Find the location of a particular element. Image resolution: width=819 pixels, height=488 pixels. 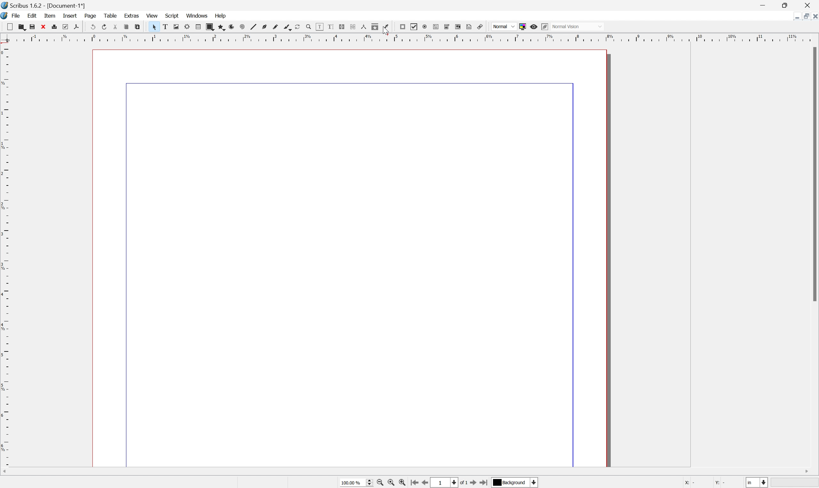

Go to first page is located at coordinates (415, 482).